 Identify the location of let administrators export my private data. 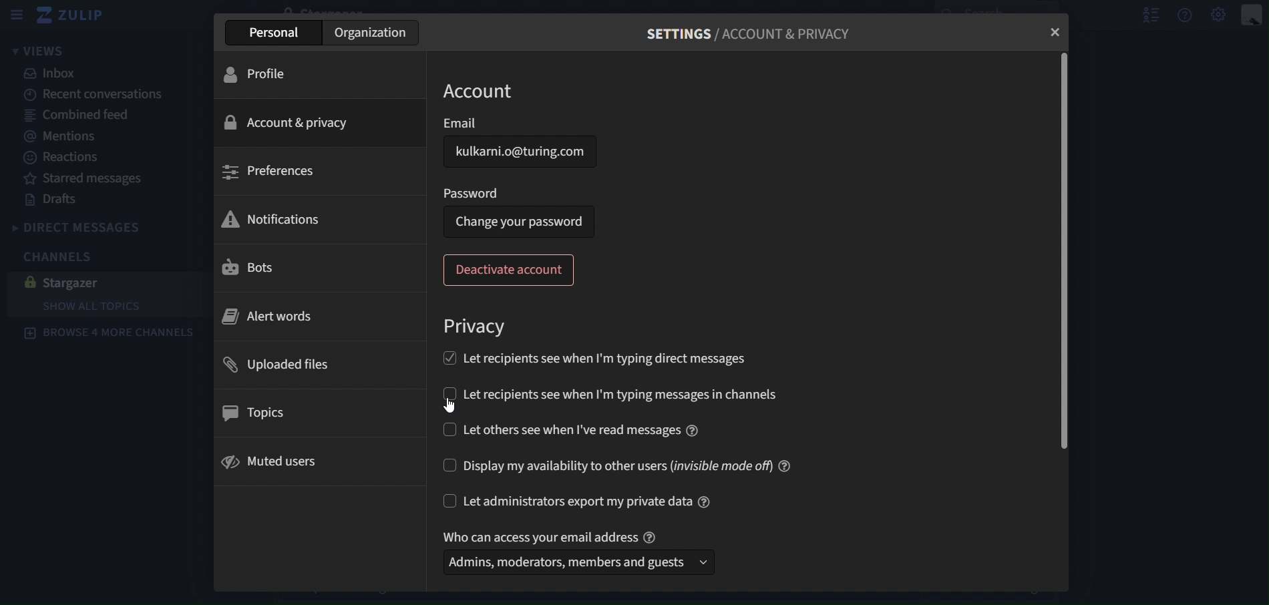
(574, 502).